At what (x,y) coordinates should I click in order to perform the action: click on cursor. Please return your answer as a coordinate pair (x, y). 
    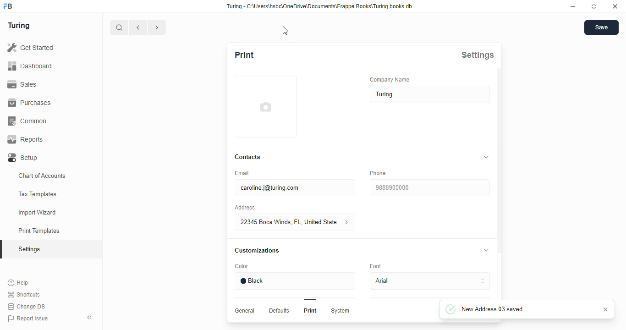
    Looking at the image, I should click on (286, 31).